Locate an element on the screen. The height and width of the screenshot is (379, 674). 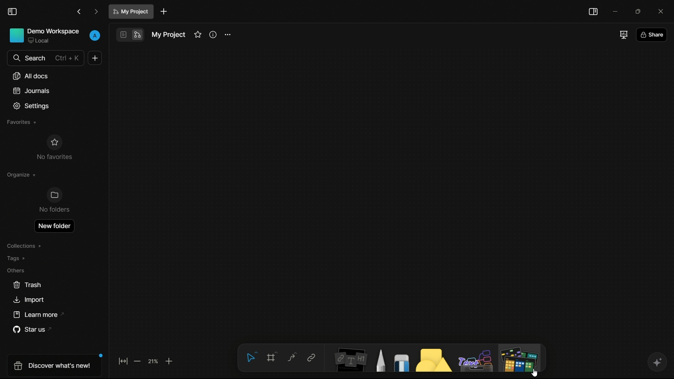
select is located at coordinates (252, 358).